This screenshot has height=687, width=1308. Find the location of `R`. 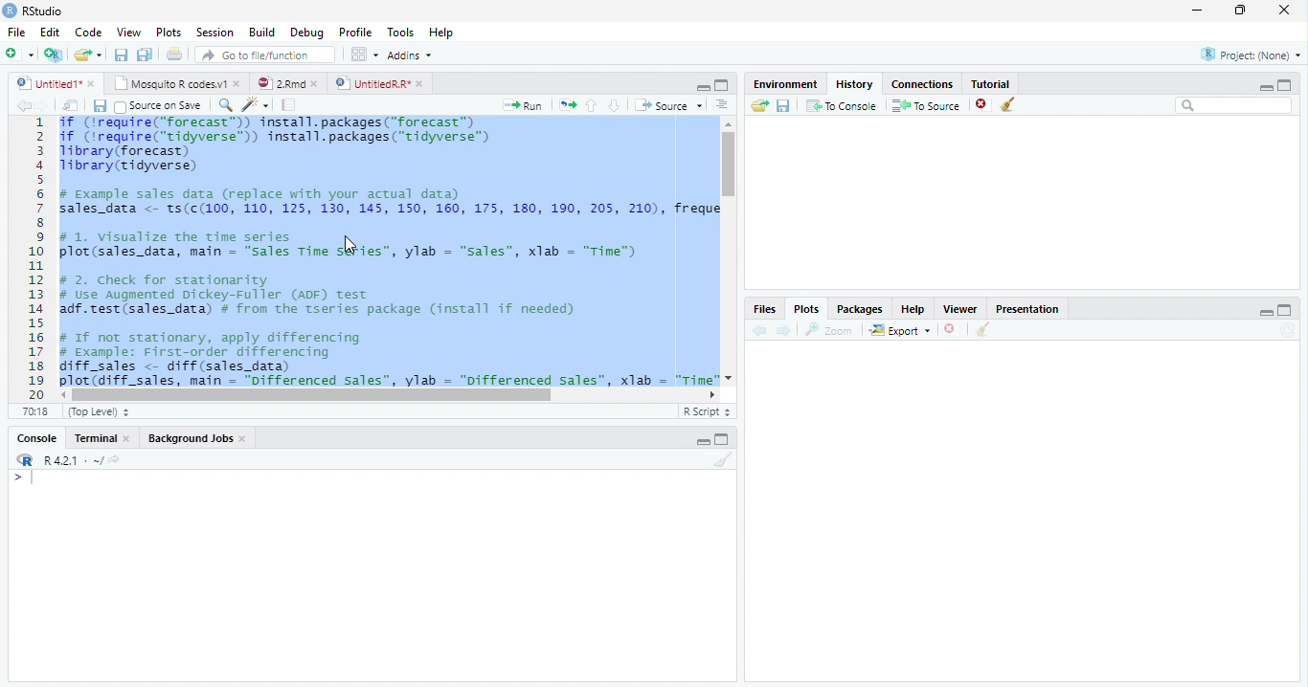

R is located at coordinates (25, 460).